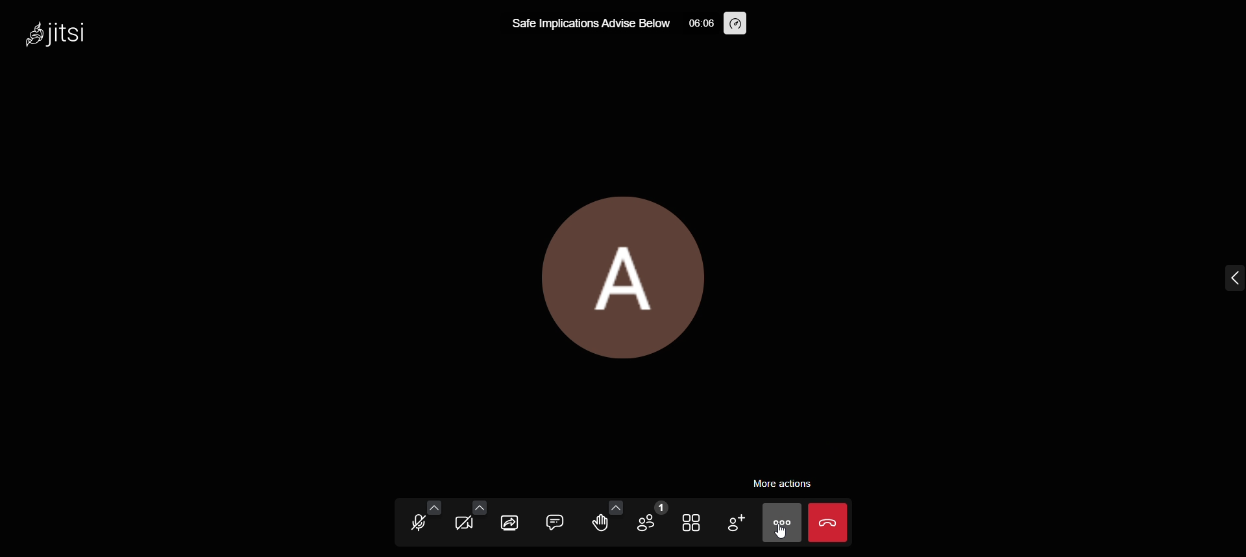  I want to click on raise your hand, so click(598, 525).